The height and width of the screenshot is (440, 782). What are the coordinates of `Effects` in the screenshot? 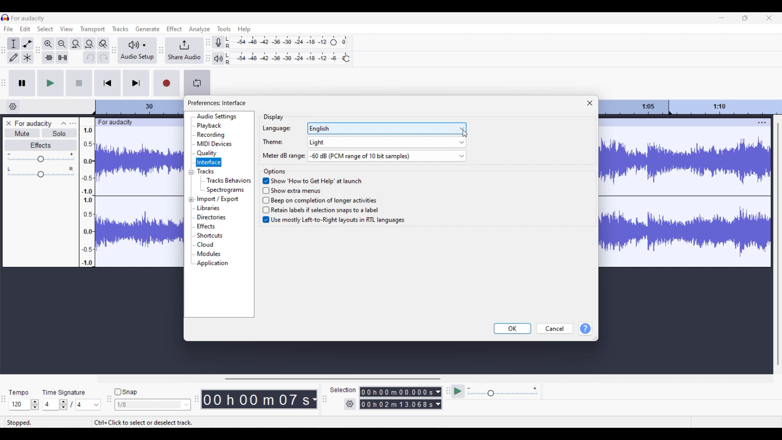 It's located at (41, 145).